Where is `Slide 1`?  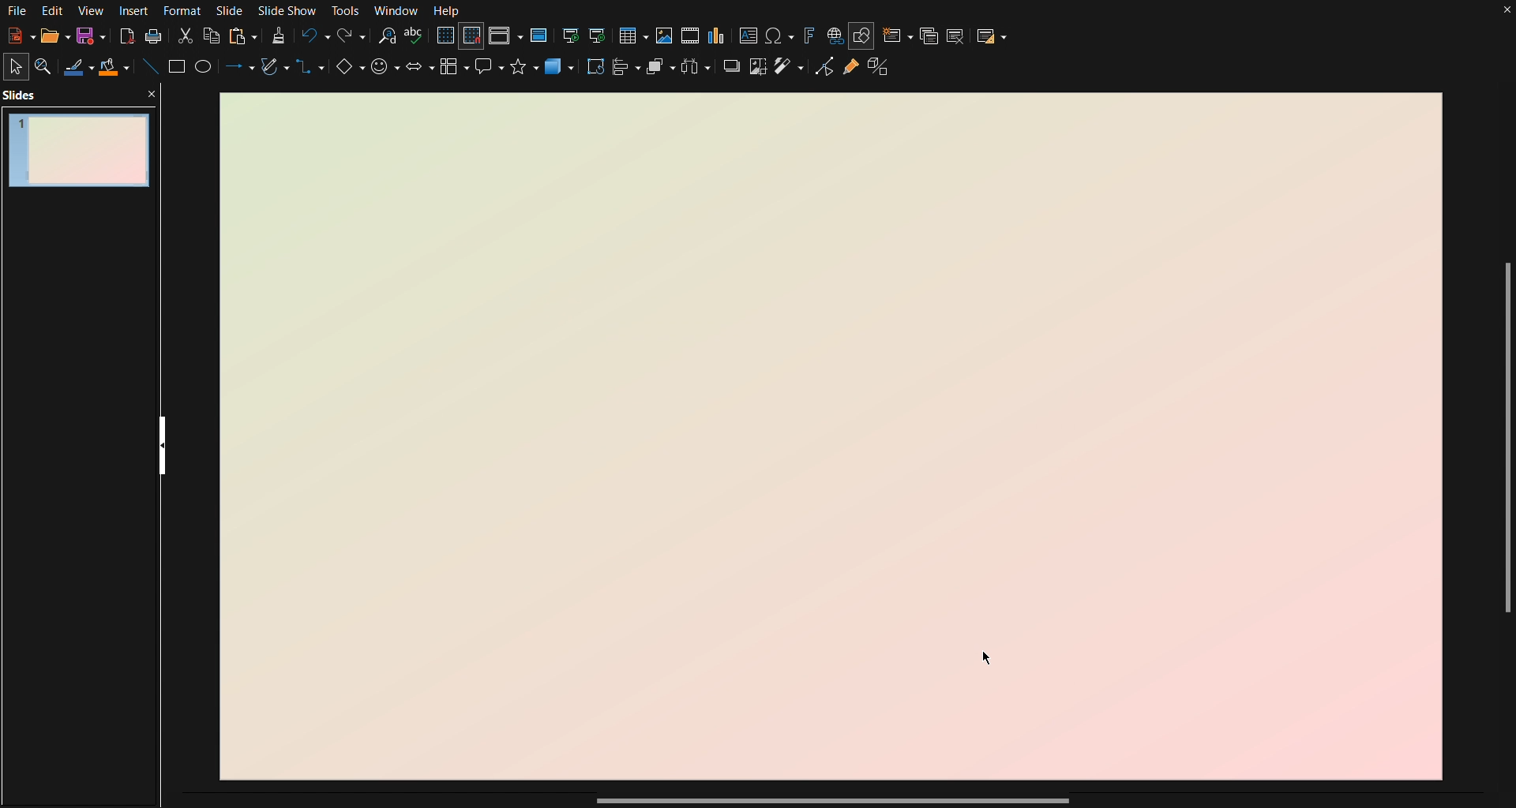
Slide 1 is located at coordinates (77, 148).